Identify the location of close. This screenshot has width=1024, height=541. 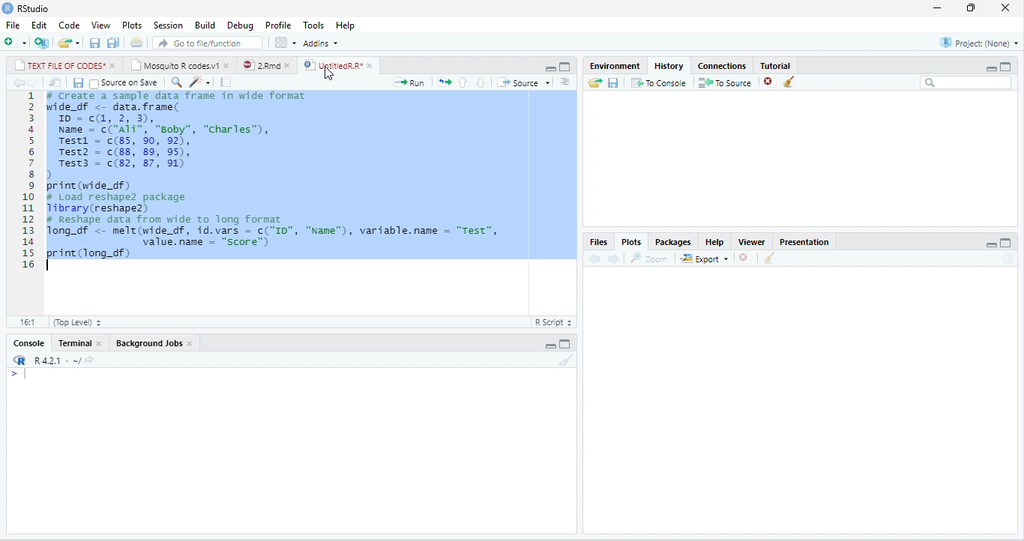
(1006, 7).